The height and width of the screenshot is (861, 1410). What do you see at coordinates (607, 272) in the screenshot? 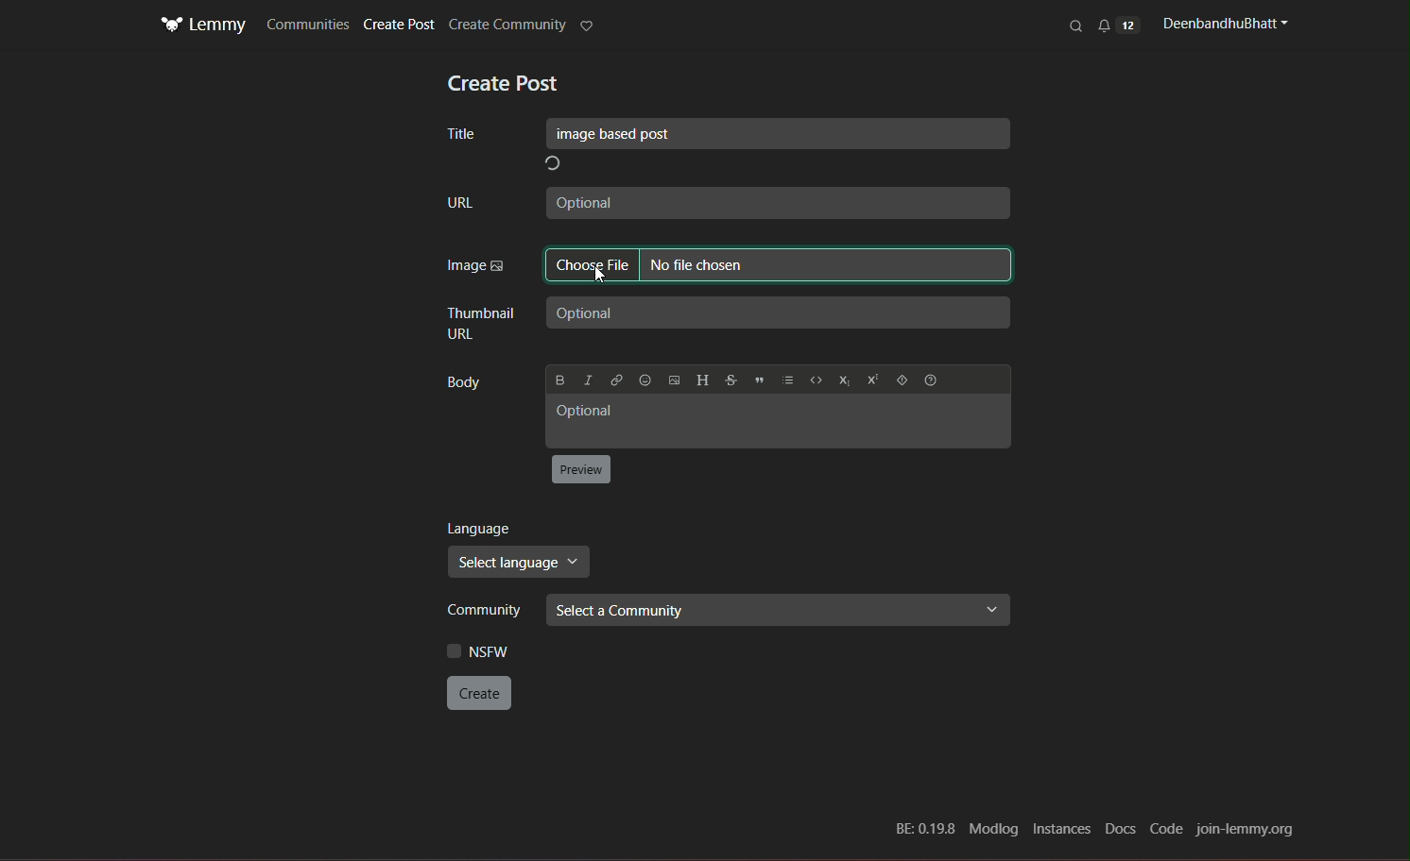
I see `Cursor` at bounding box center [607, 272].